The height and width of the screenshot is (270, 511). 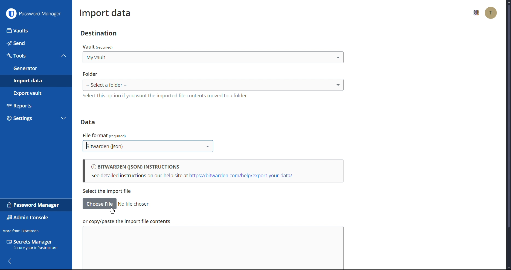 I want to click on Import data, so click(x=106, y=12).